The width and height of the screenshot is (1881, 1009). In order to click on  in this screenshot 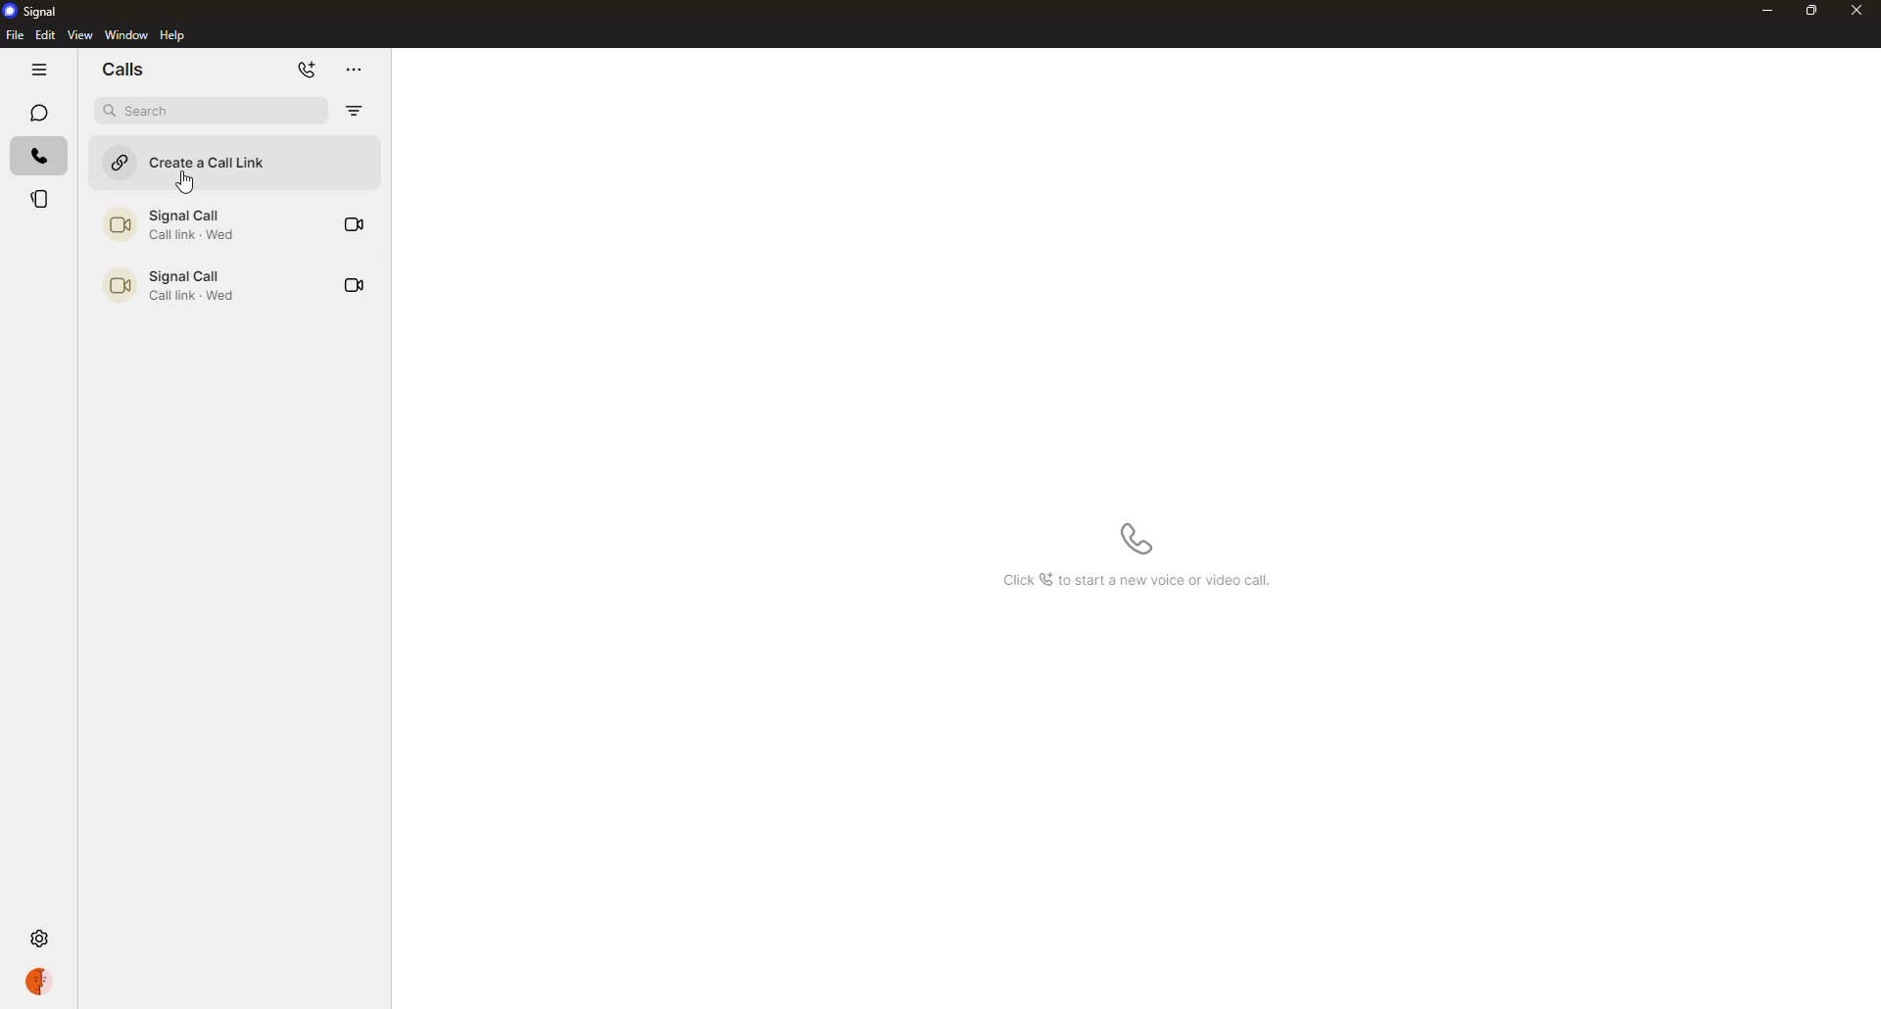, I will do `click(1760, 10)`.